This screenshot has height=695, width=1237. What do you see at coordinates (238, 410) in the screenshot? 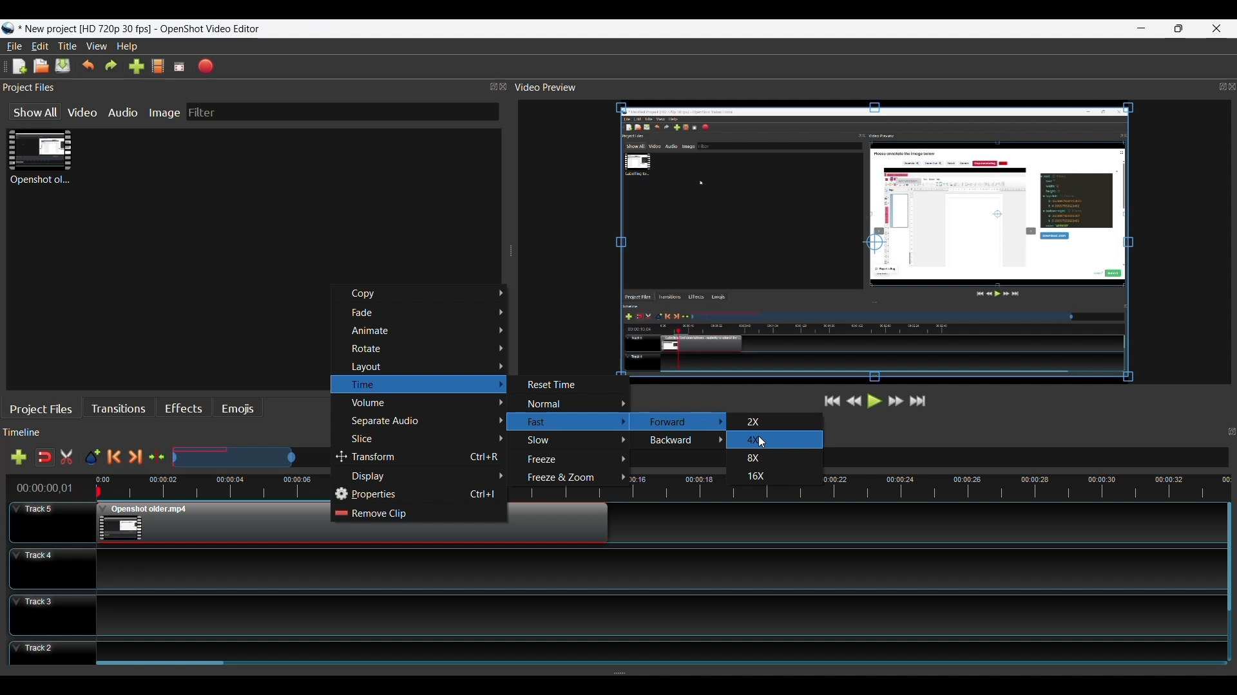
I see `Emojis` at bounding box center [238, 410].